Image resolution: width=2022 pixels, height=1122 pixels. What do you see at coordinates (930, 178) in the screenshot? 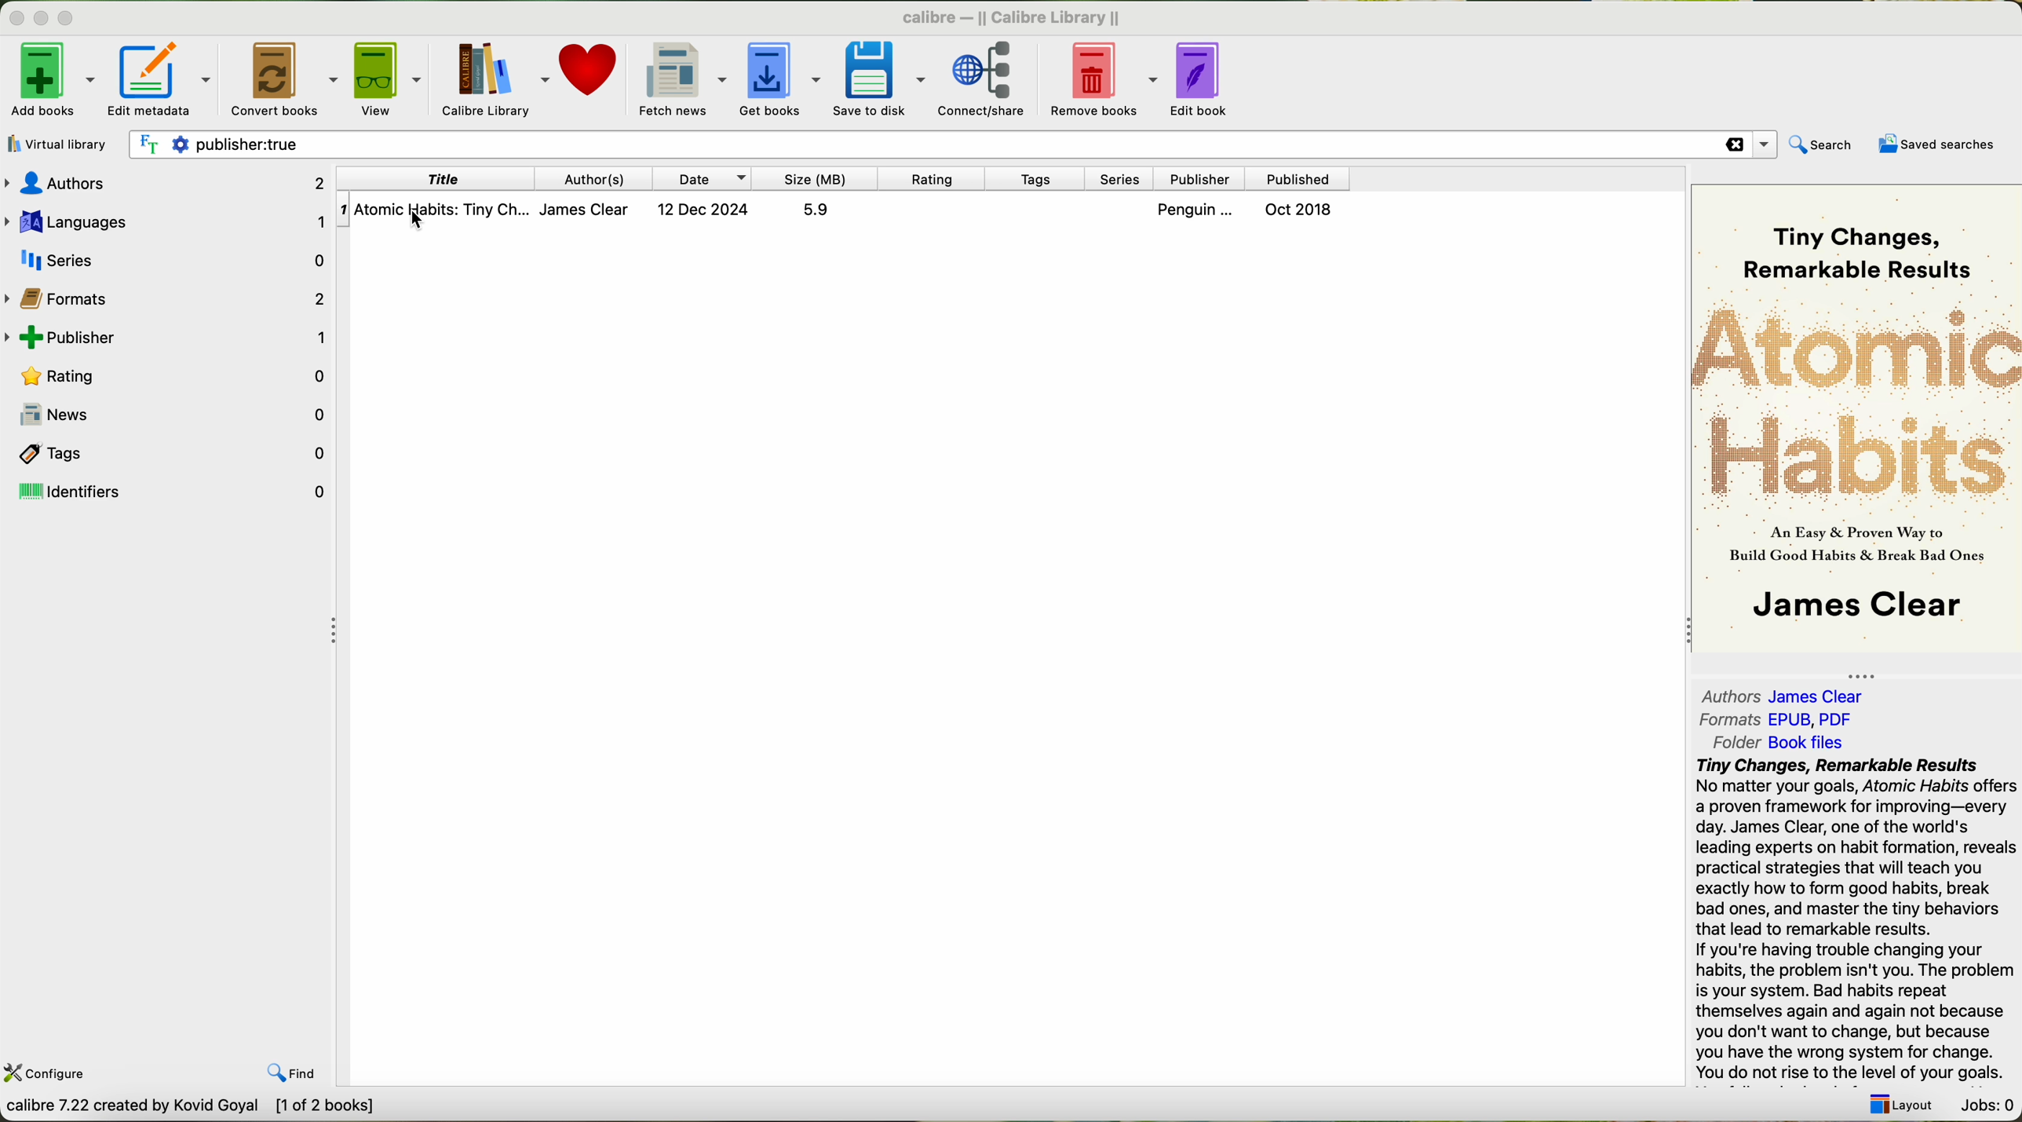
I see `rating` at bounding box center [930, 178].